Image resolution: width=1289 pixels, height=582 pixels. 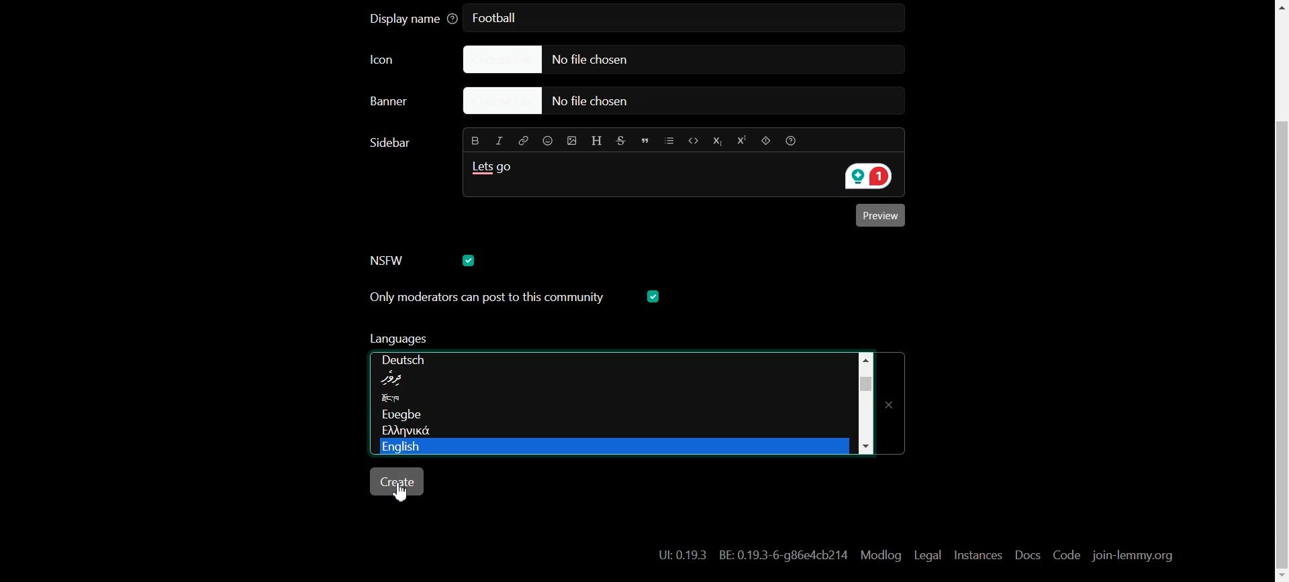 What do you see at coordinates (687, 102) in the screenshot?
I see `Choose file` at bounding box center [687, 102].